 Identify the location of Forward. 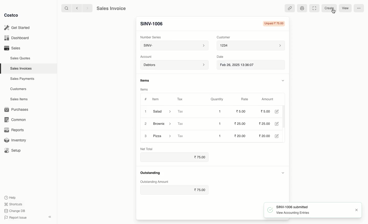
(87, 8).